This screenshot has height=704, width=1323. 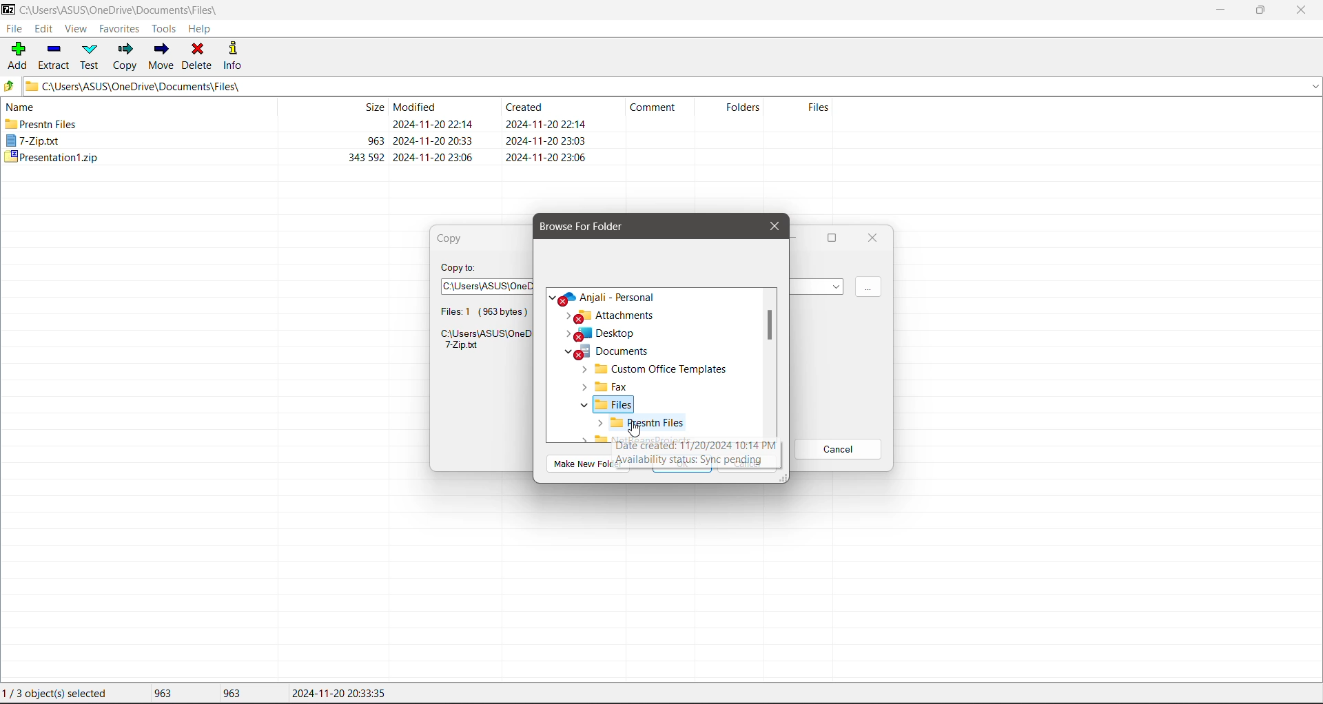 I want to click on Cancel, so click(x=840, y=449).